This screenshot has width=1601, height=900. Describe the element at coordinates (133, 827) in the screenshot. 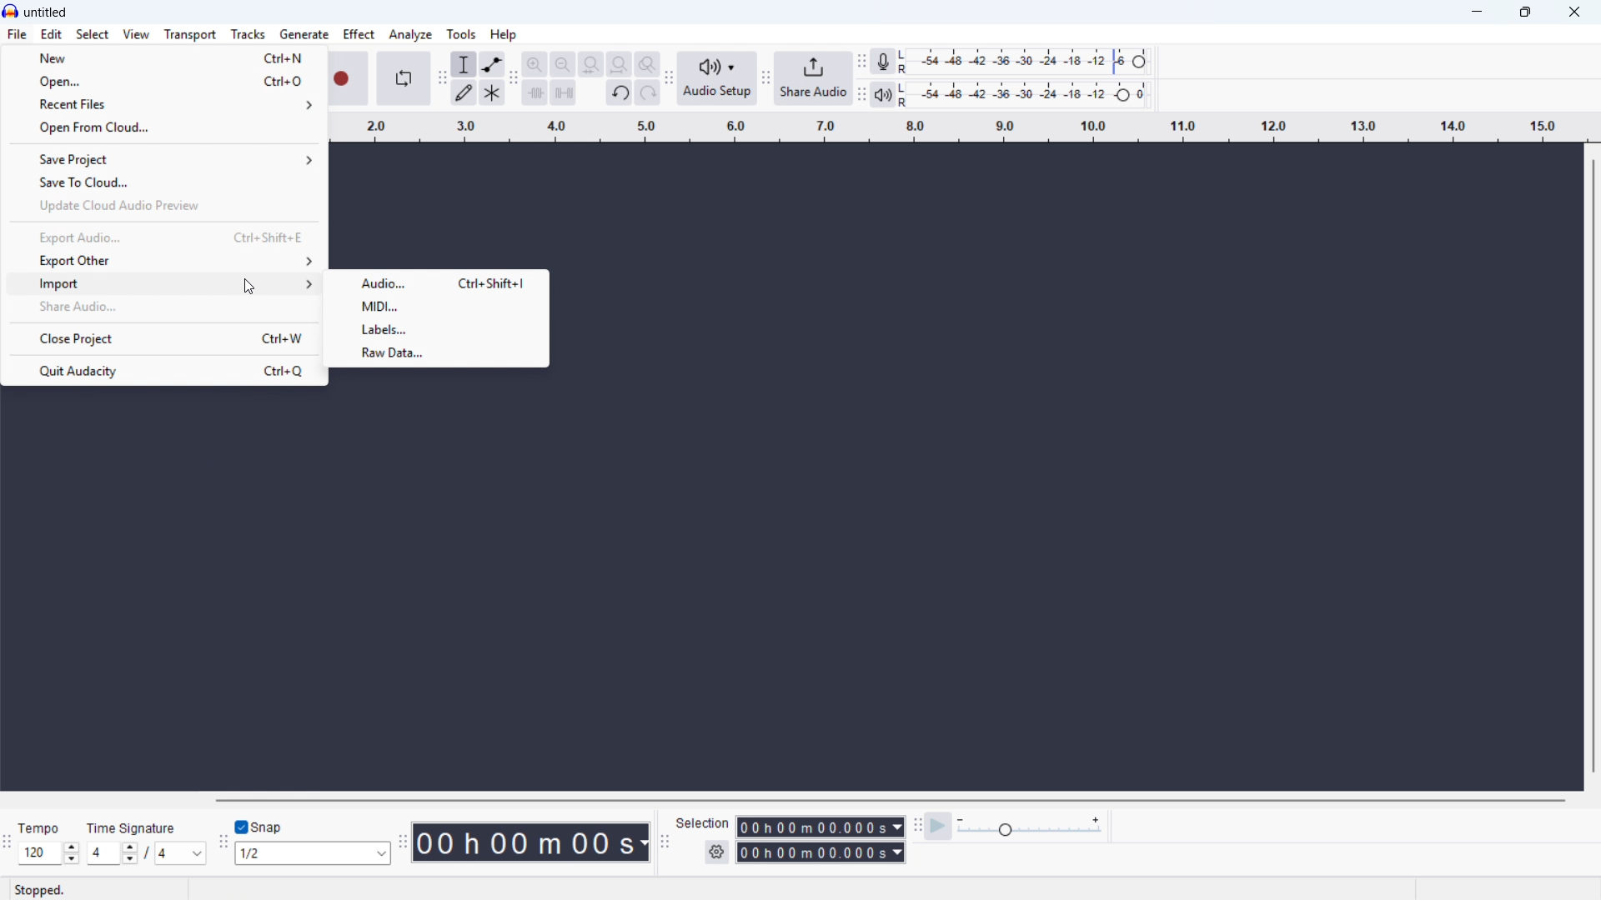

I see `Time signature` at that location.